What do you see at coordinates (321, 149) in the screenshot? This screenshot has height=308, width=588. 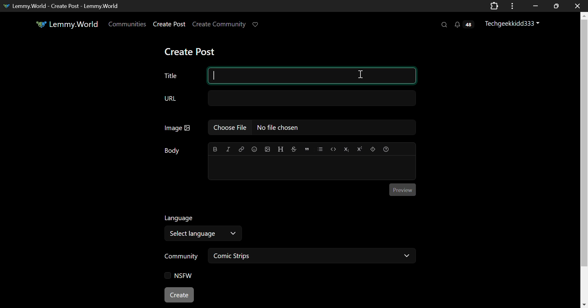 I see `list` at bounding box center [321, 149].